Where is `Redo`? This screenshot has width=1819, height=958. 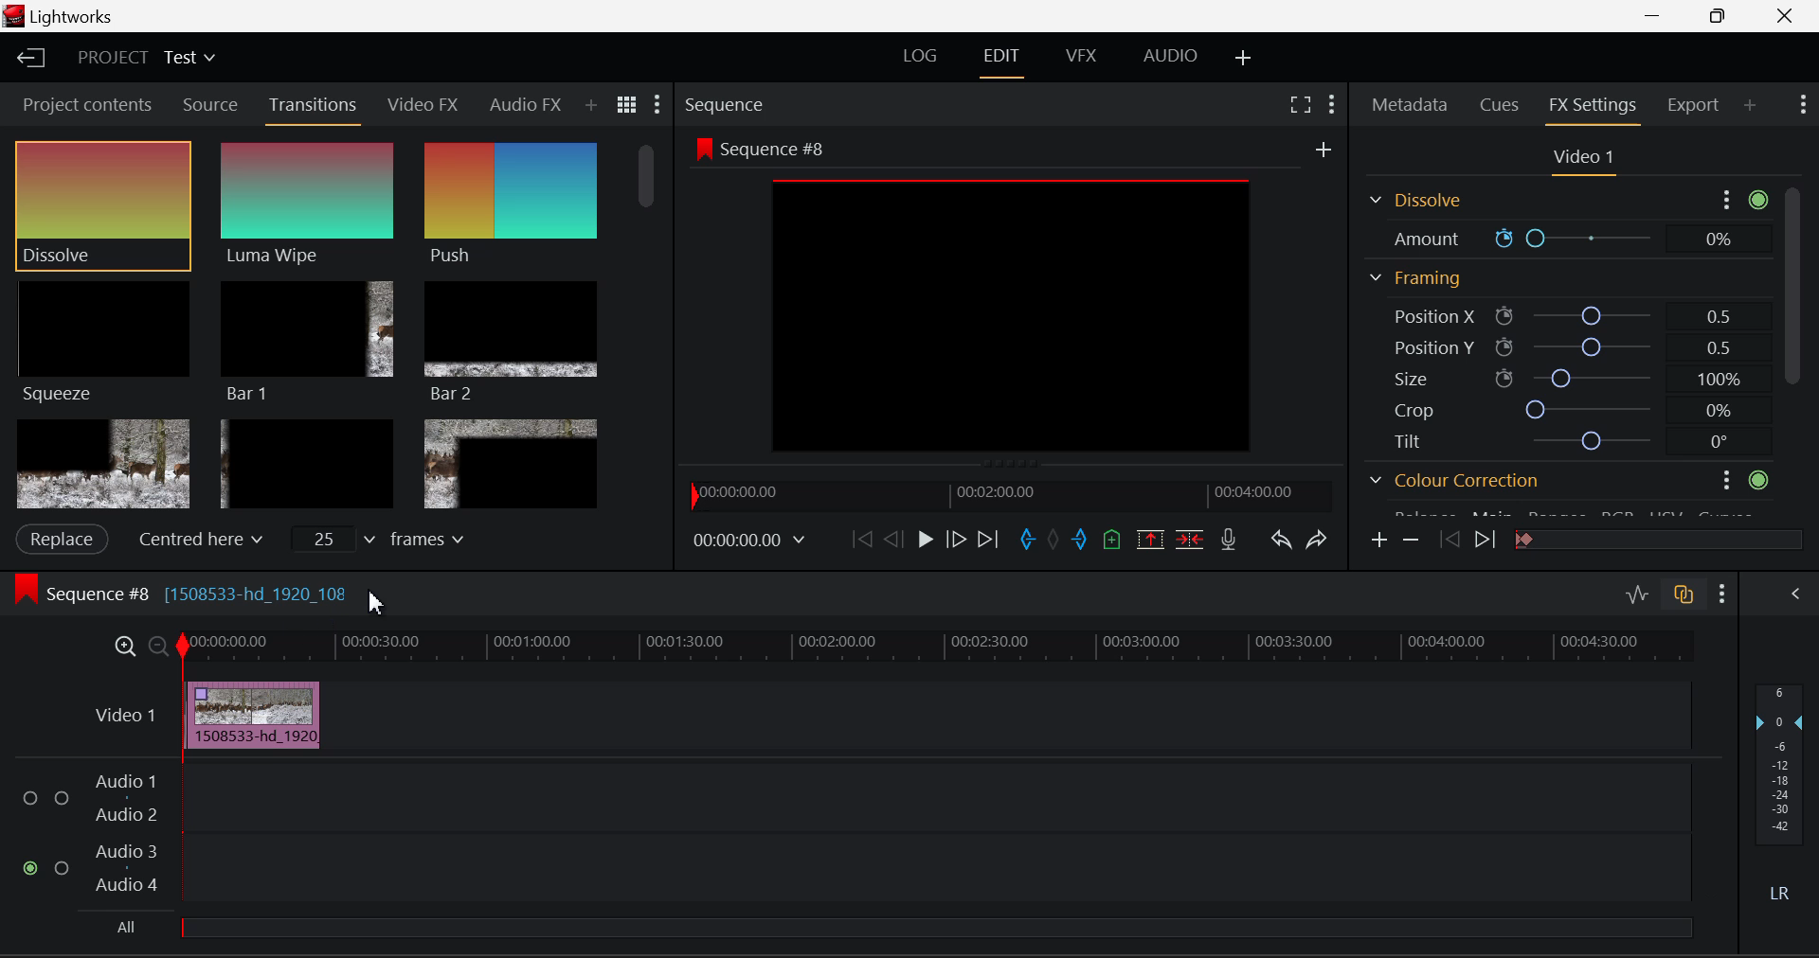
Redo is located at coordinates (1319, 541).